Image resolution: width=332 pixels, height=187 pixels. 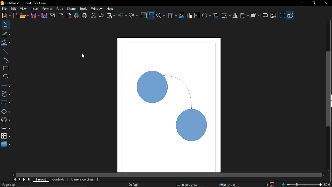 I want to click on New, so click(x=6, y=16).